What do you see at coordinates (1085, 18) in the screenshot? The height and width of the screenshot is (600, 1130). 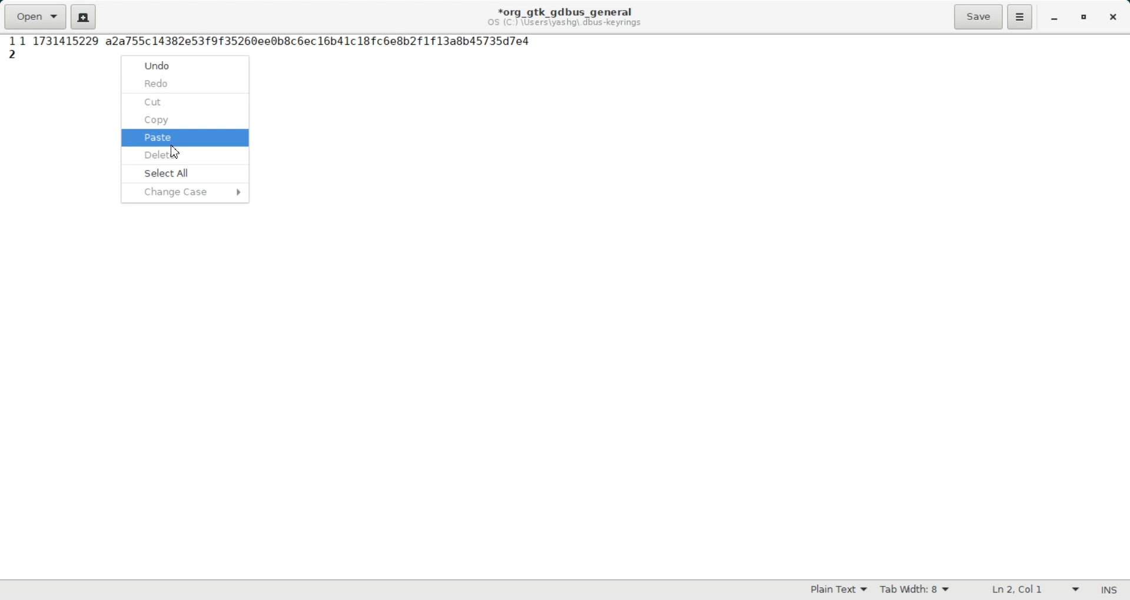 I see `Maximize` at bounding box center [1085, 18].